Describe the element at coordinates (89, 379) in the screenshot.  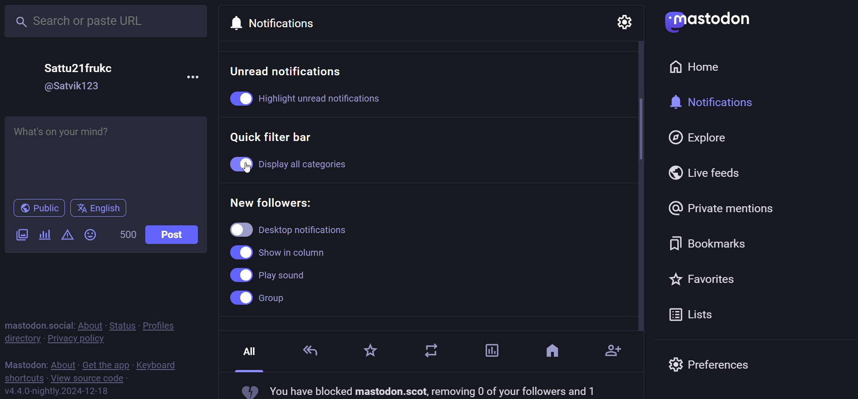
I see `view source code` at that location.